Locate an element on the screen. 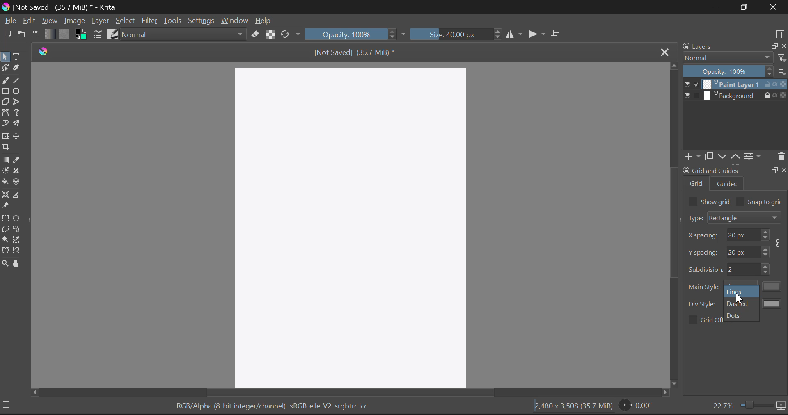  Line is located at coordinates (17, 81).